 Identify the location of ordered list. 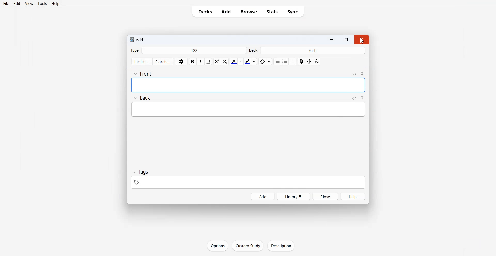
(285, 61).